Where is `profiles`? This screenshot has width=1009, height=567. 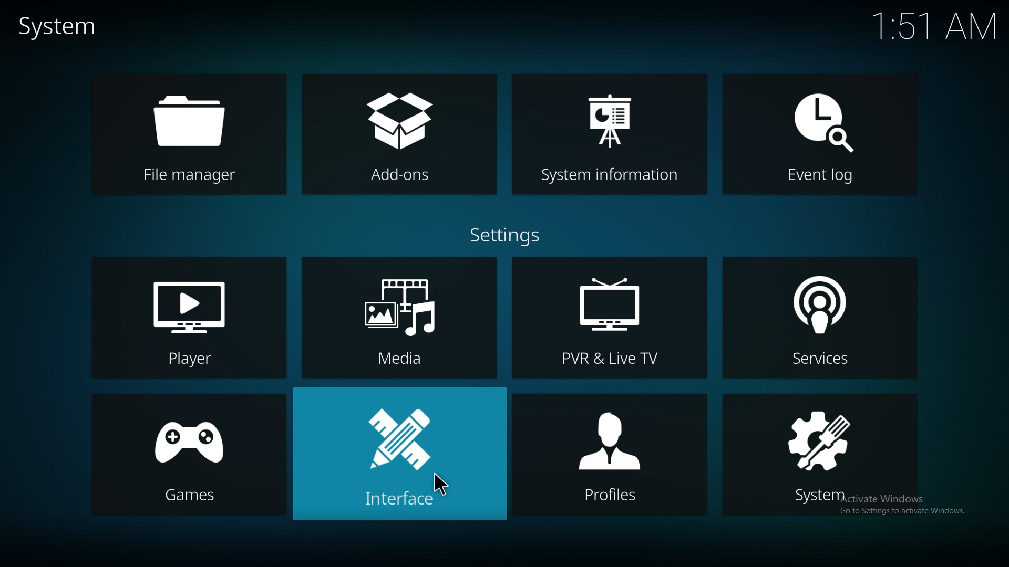
profiles is located at coordinates (609, 456).